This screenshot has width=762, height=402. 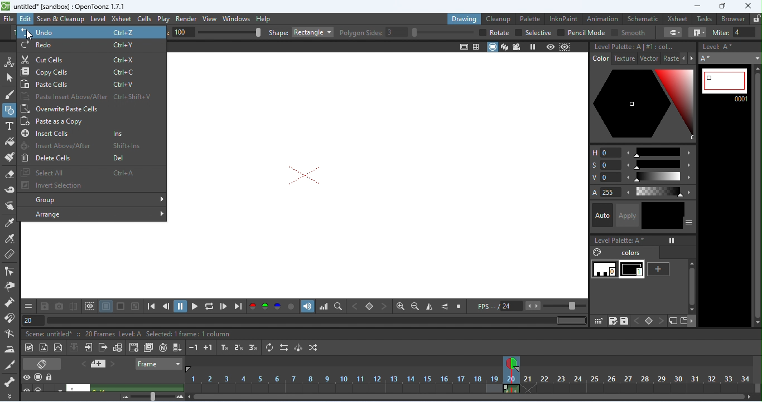 What do you see at coordinates (415, 307) in the screenshot?
I see `zoom out` at bounding box center [415, 307].